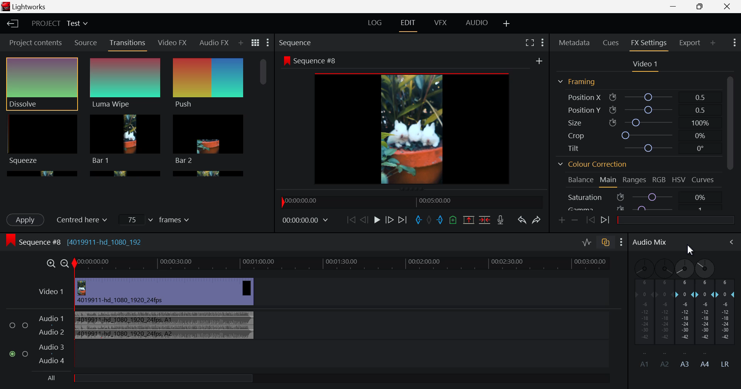  I want to click on Dissolve, so click(42, 84).